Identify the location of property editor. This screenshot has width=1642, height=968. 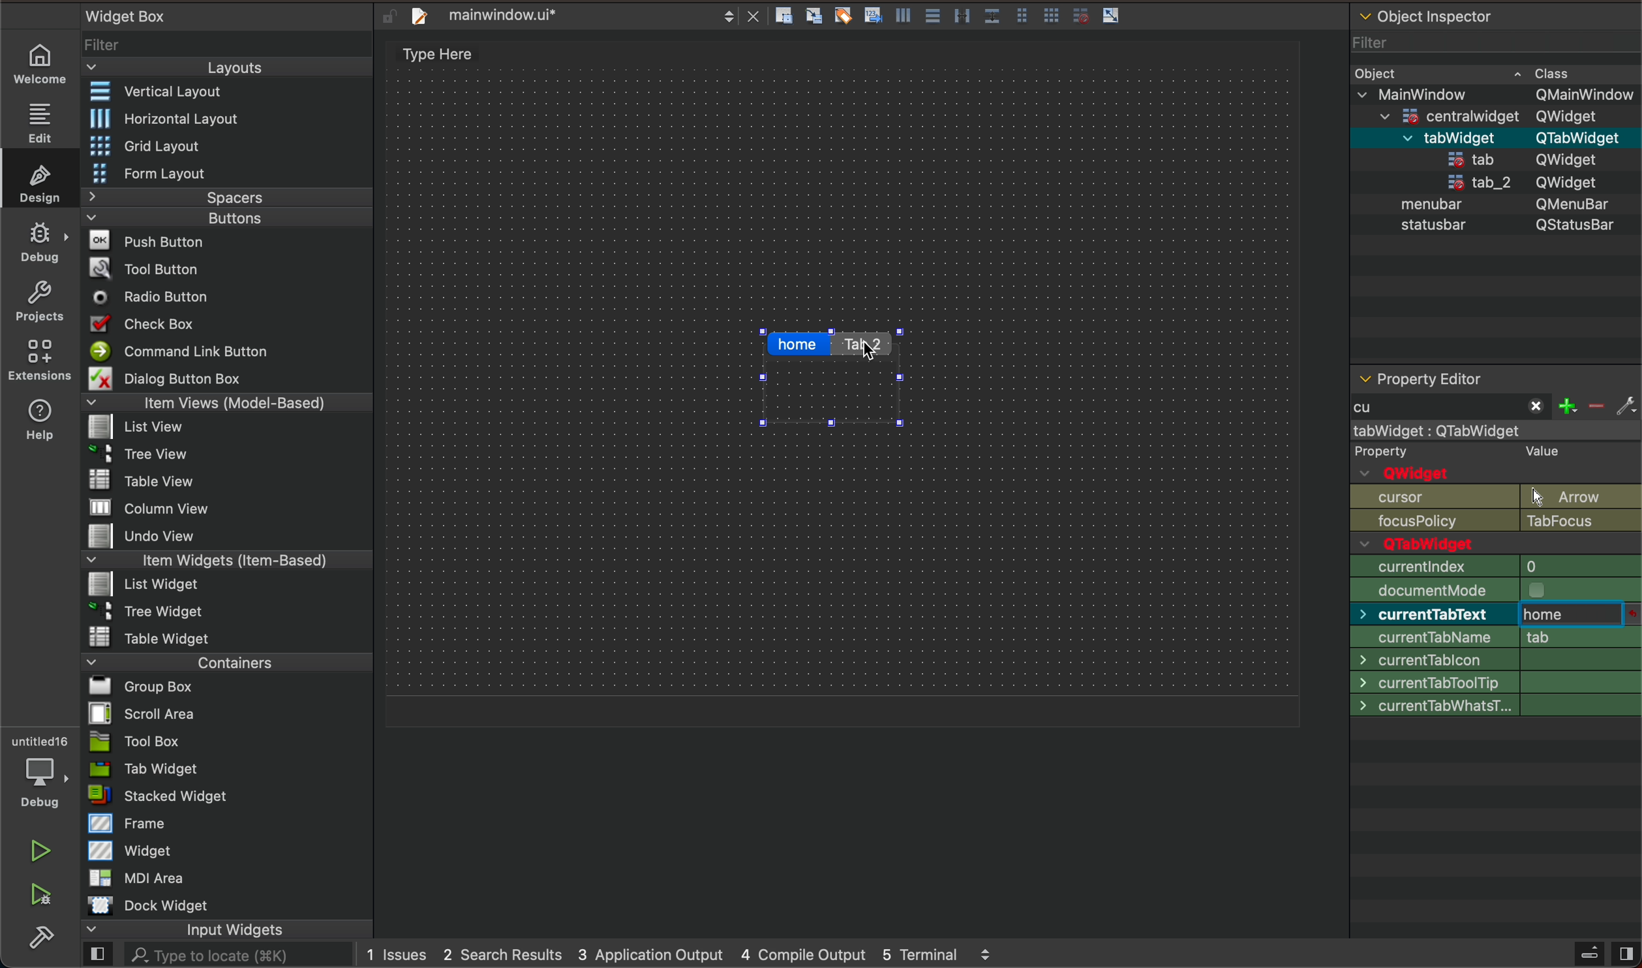
(1482, 376).